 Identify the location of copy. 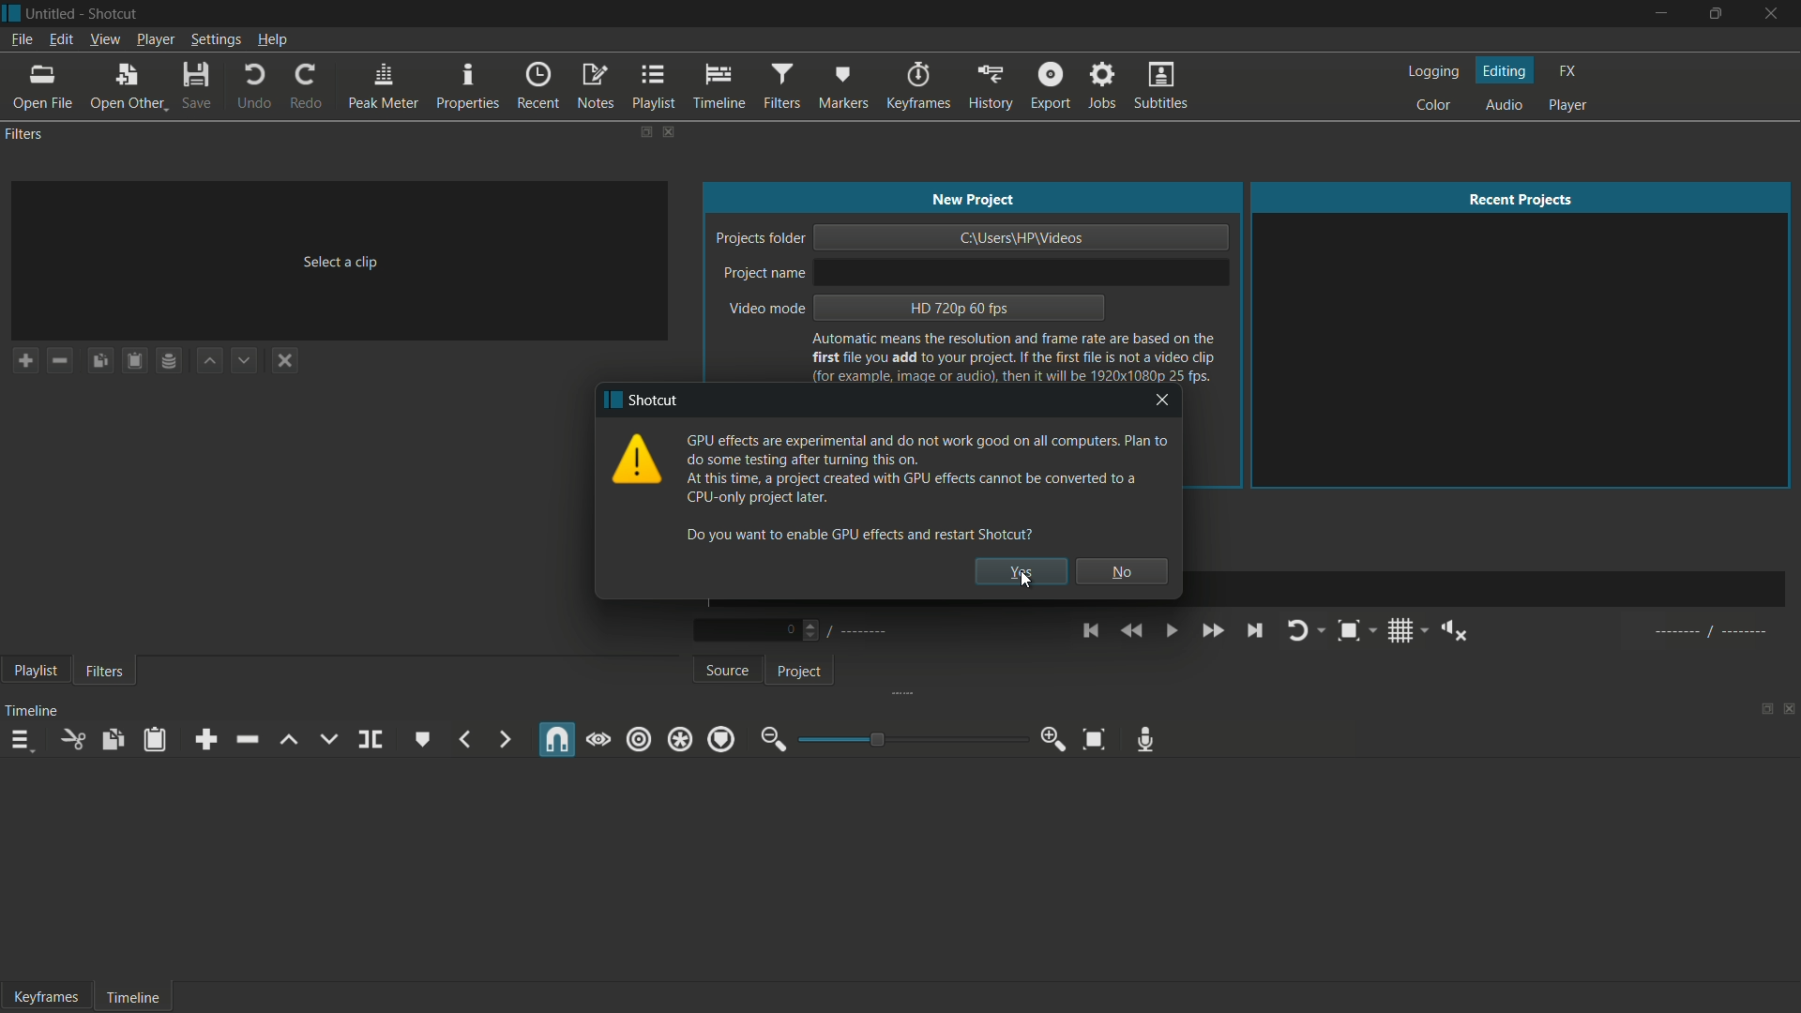
(114, 741).